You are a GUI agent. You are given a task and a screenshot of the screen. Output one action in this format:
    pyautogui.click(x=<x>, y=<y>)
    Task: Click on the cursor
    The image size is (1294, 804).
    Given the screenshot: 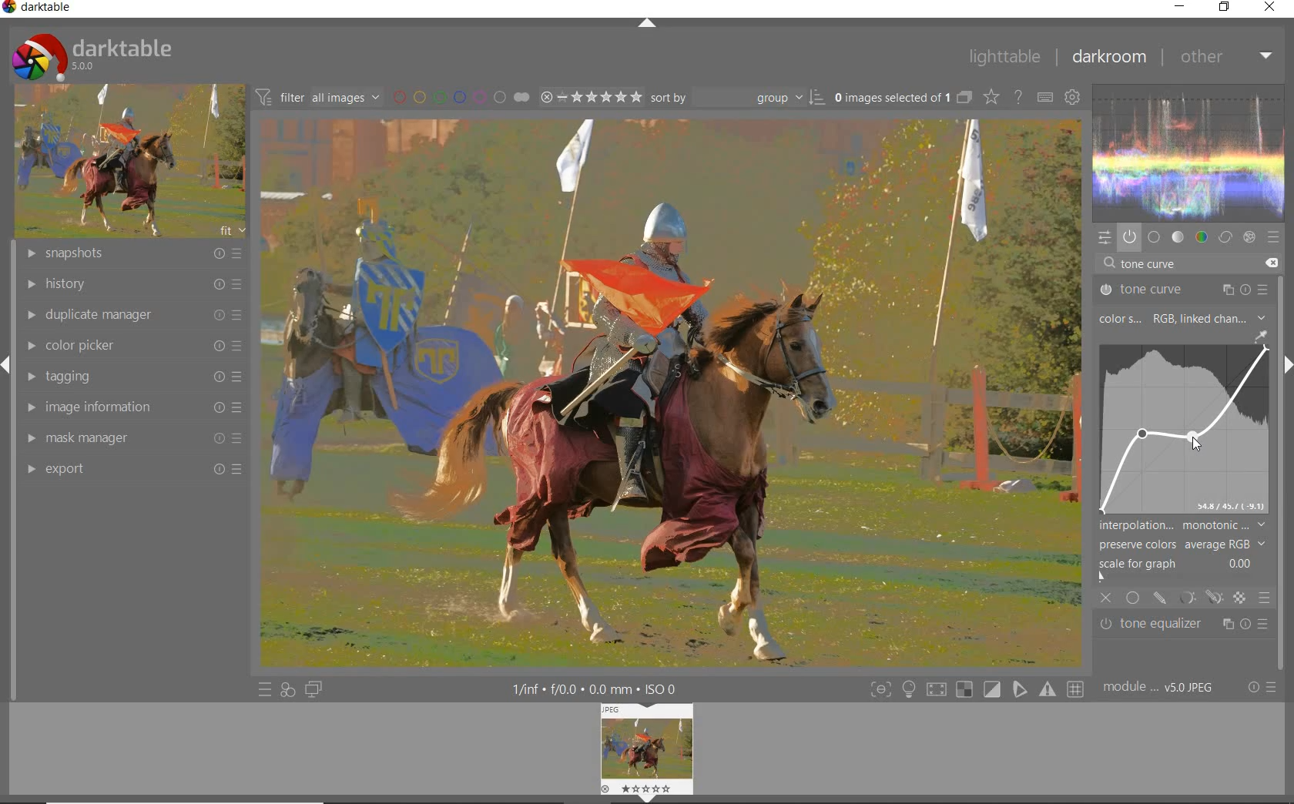 What is the action you would take?
    pyautogui.click(x=1196, y=436)
    